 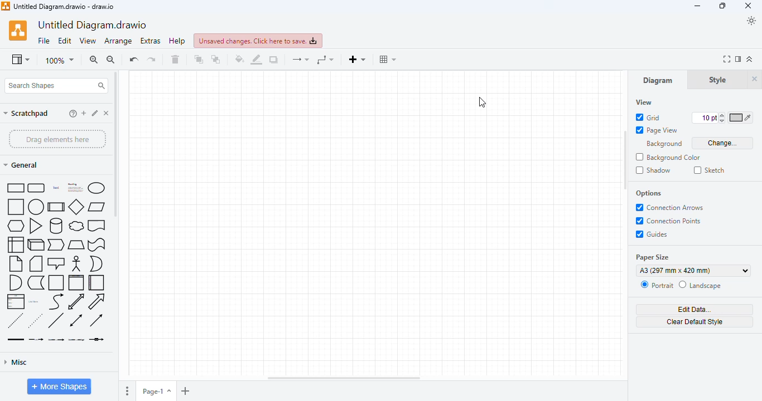 What do you see at coordinates (216, 59) in the screenshot?
I see `to back` at bounding box center [216, 59].